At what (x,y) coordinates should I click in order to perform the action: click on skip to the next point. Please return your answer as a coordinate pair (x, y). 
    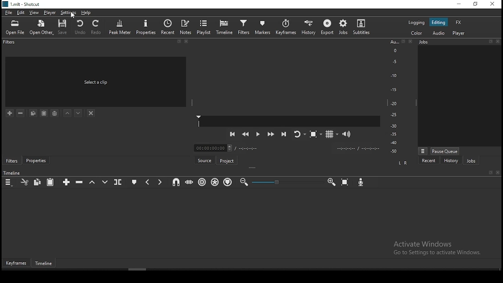
    Looking at the image, I should click on (284, 134).